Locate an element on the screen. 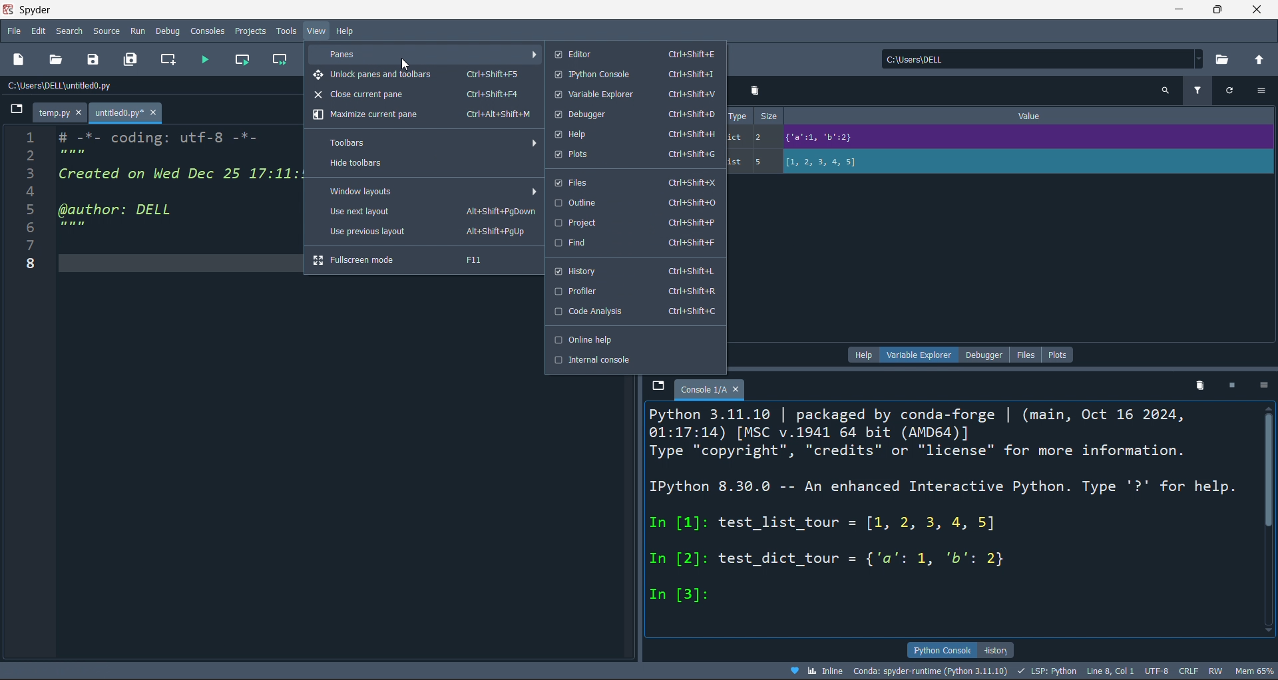 The image size is (1278, 680). view is located at coordinates (315, 30).